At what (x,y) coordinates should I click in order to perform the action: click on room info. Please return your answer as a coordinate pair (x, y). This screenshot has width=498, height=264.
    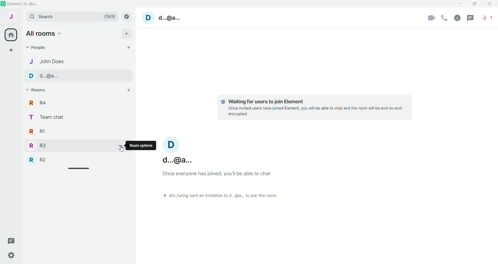
    Looking at the image, I should click on (457, 18).